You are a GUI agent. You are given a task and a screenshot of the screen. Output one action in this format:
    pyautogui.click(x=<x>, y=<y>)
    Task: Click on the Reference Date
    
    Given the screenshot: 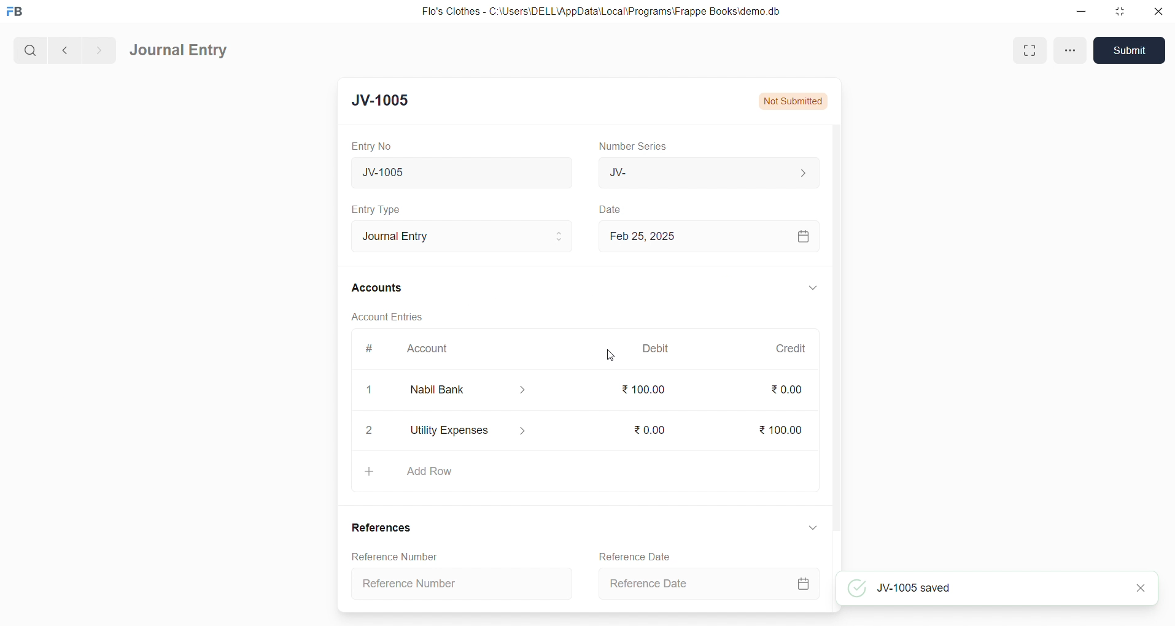 What is the action you would take?
    pyautogui.click(x=707, y=584)
    